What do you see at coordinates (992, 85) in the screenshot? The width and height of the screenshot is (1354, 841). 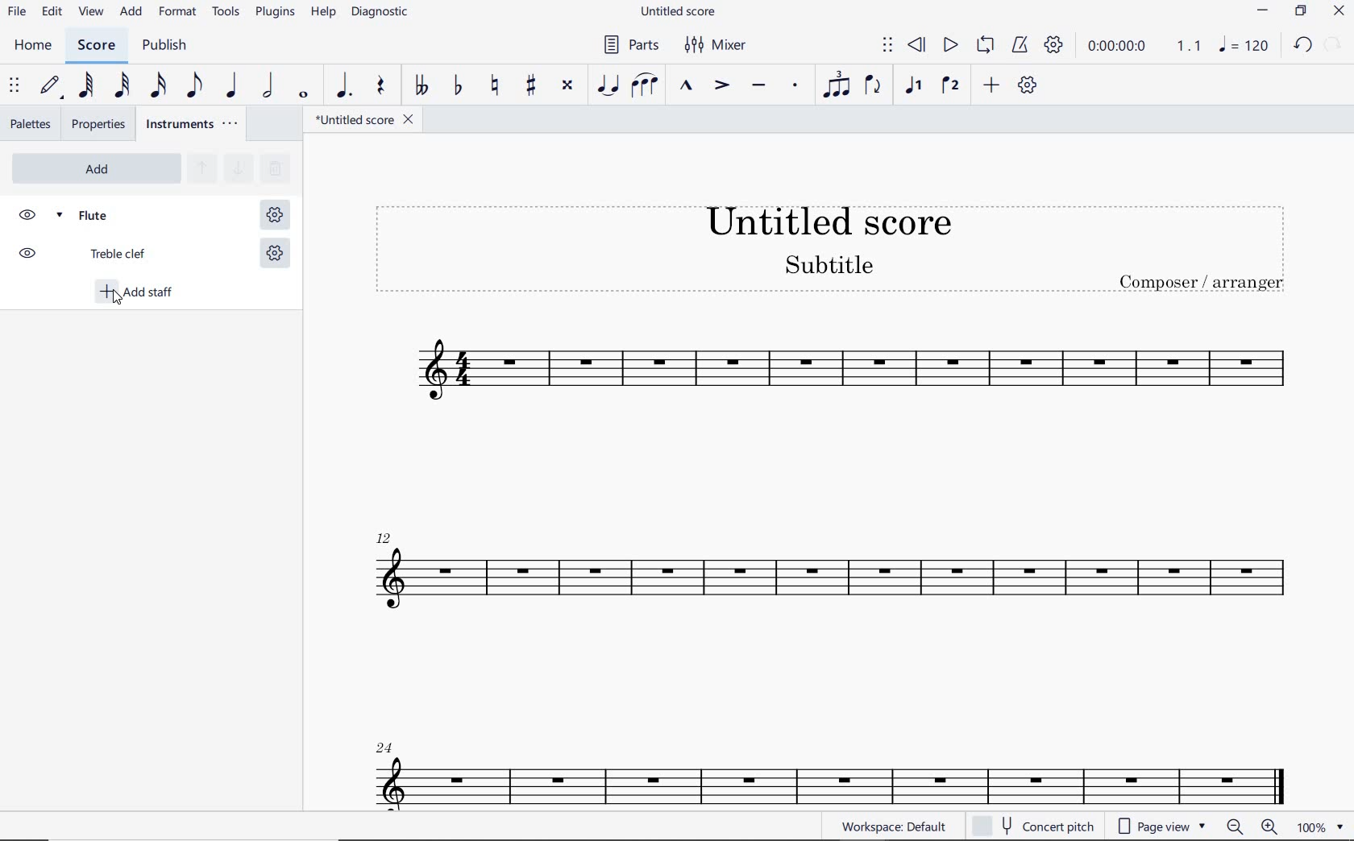 I see `ADD` at bounding box center [992, 85].